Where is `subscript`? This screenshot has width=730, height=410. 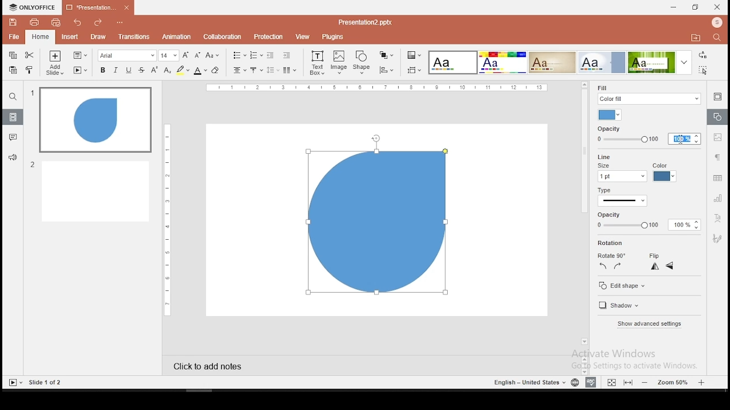
subscript is located at coordinates (168, 70).